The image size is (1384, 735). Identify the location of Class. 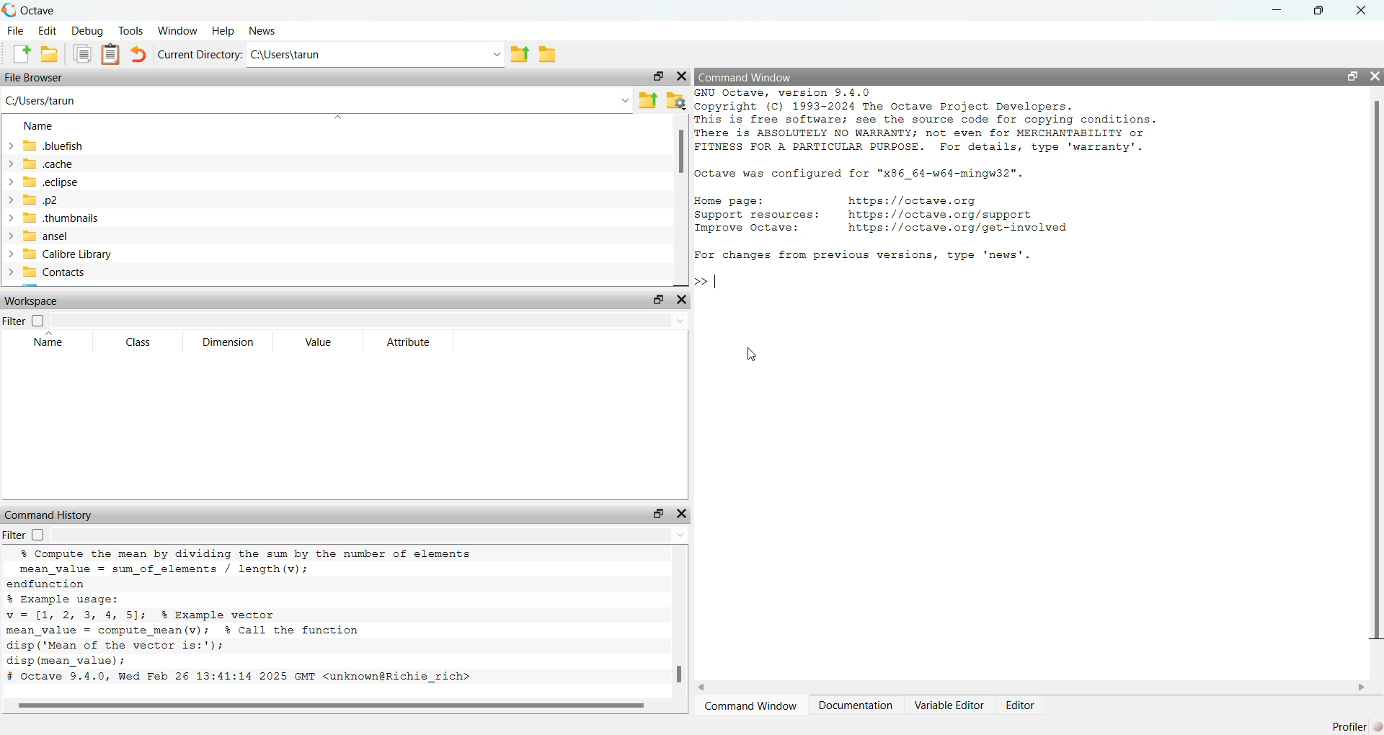
(138, 342).